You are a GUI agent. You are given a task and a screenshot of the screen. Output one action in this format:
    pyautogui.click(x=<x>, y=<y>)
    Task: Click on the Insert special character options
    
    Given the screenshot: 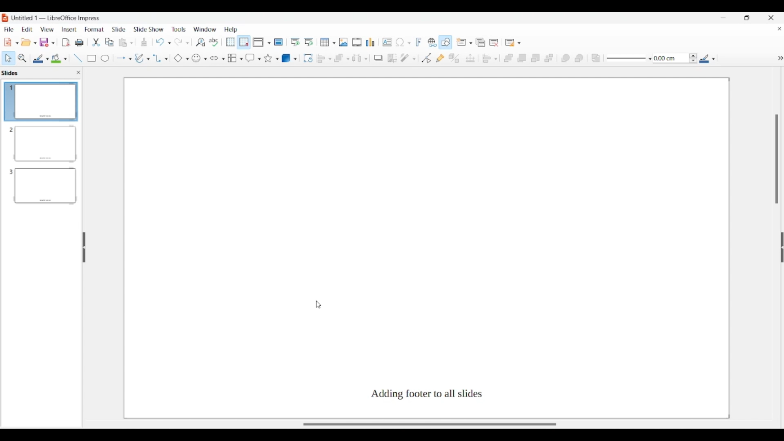 What is the action you would take?
    pyautogui.click(x=403, y=42)
    